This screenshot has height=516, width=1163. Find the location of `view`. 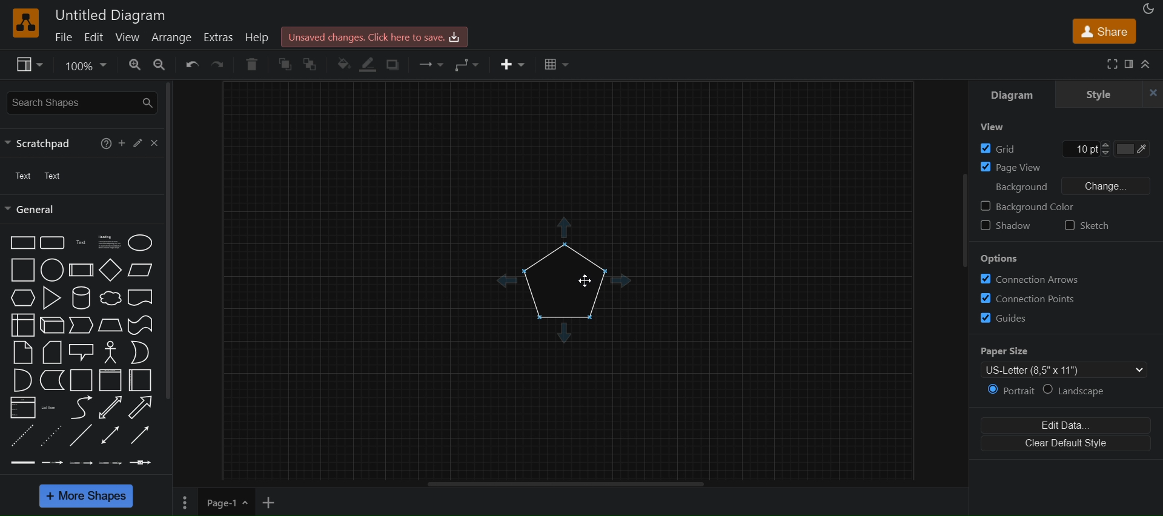

view is located at coordinates (131, 36).